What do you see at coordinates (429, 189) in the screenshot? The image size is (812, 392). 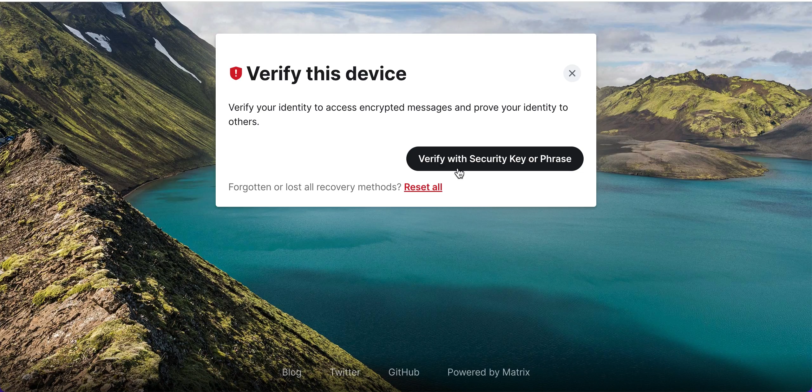 I see `reset all` at bounding box center [429, 189].